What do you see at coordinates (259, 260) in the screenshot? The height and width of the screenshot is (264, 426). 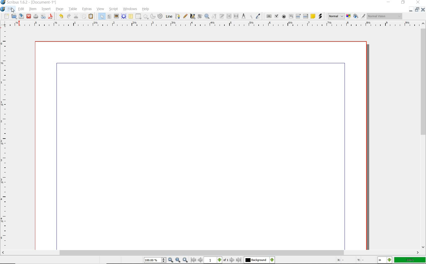 I see `select the current layer` at bounding box center [259, 260].